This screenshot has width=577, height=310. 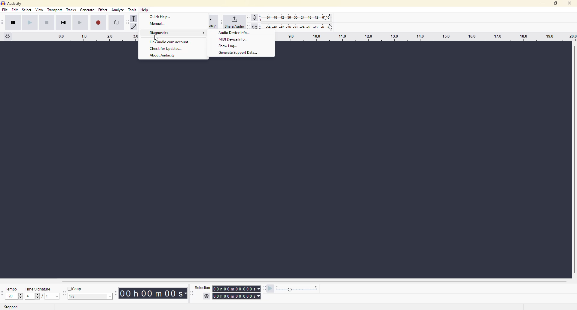 What do you see at coordinates (570, 3) in the screenshot?
I see `Close` at bounding box center [570, 3].